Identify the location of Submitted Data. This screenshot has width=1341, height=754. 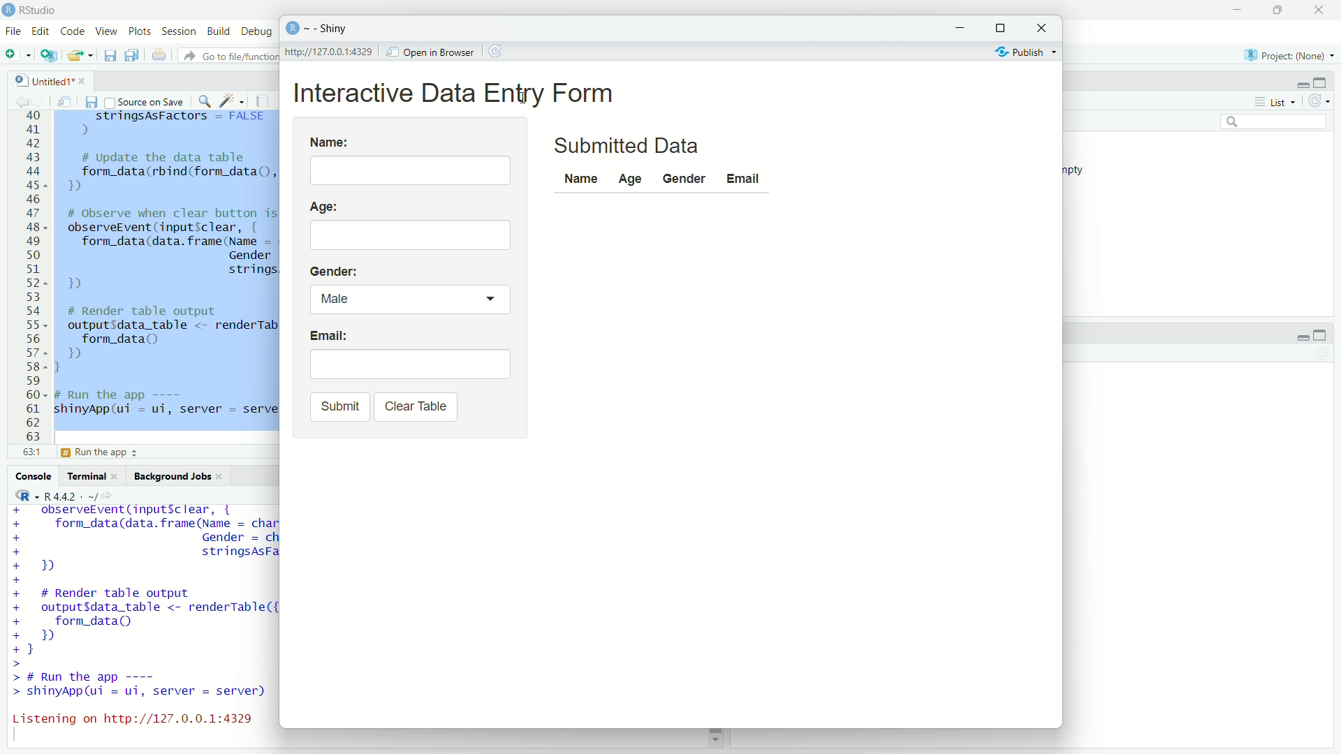
(631, 145).